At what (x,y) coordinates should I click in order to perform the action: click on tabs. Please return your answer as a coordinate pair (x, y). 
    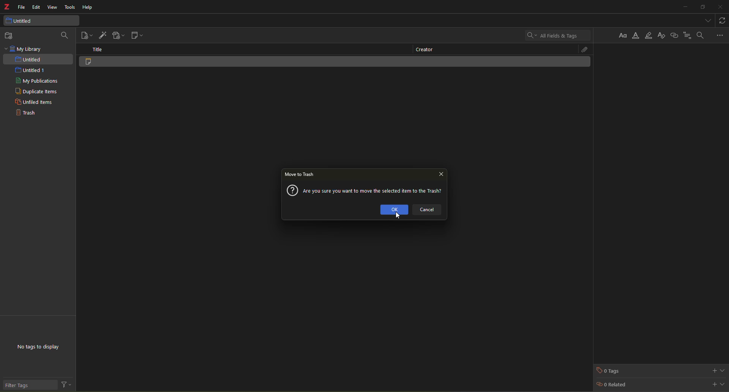
    Looking at the image, I should click on (706, 20).